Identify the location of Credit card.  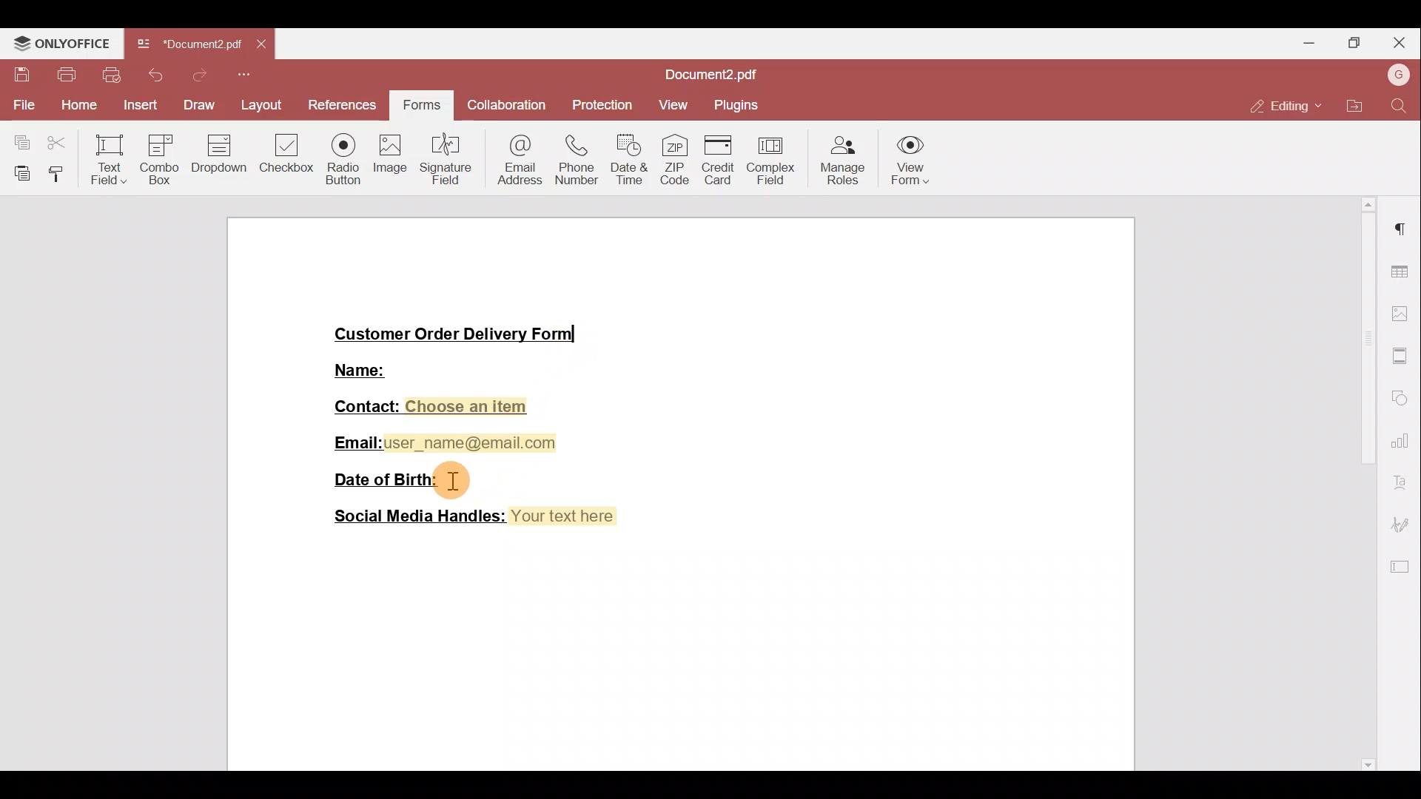
(725, 161).